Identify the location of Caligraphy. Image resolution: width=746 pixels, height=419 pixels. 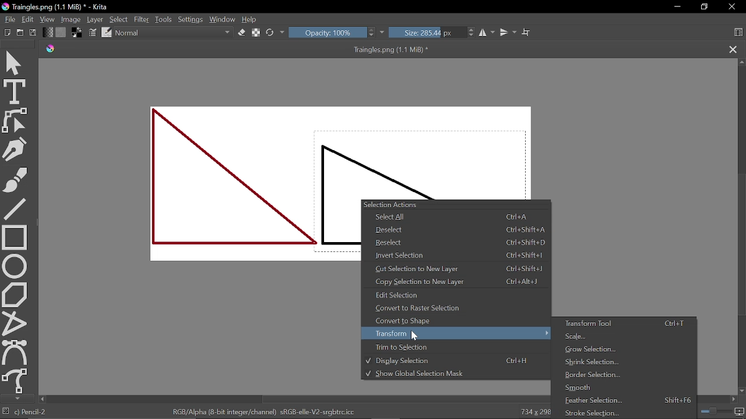
(15, 148).